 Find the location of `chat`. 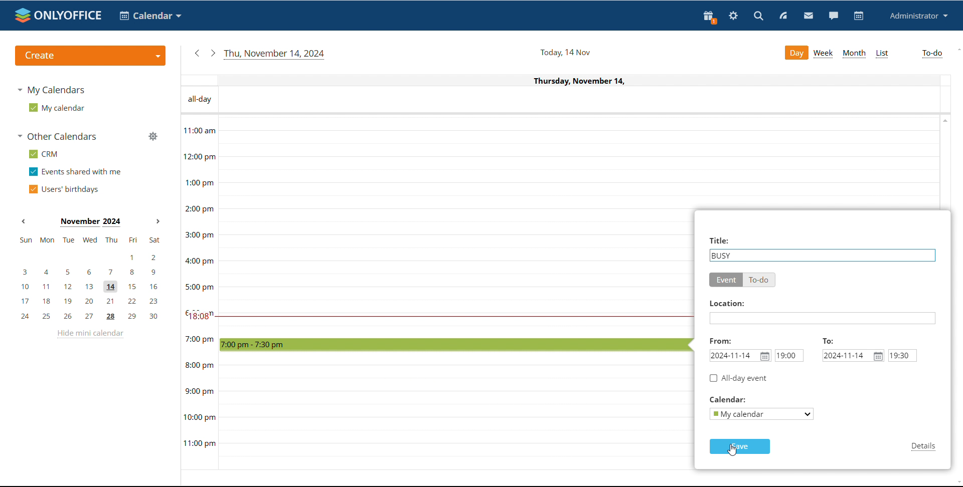

chat is located at coordinates (833, 16).